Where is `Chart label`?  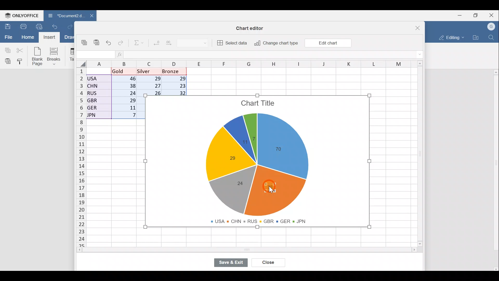 Chart label is located at coordinates (240, 182).